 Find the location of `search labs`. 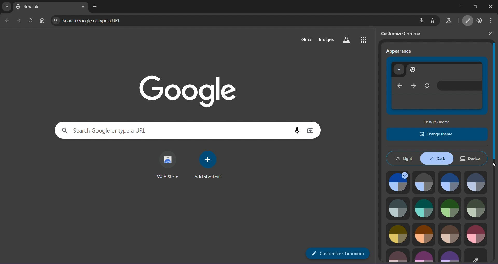

search labs is located at coordinates (346, 40).